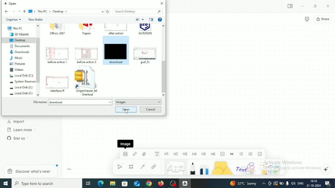 The height and width of the screenshot is (188, 335). I want to click on Firefox, so click(161, 184).